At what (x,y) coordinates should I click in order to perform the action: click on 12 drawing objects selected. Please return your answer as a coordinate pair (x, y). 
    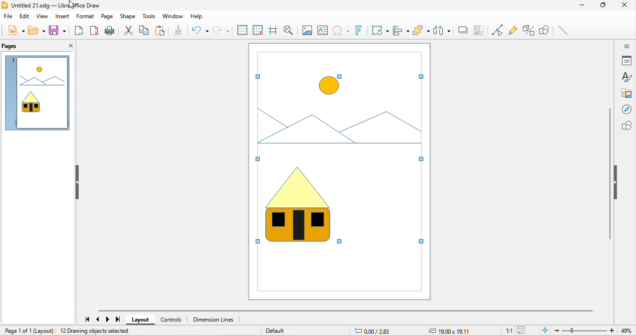
    Looking at the image, I should click on (96, 331).